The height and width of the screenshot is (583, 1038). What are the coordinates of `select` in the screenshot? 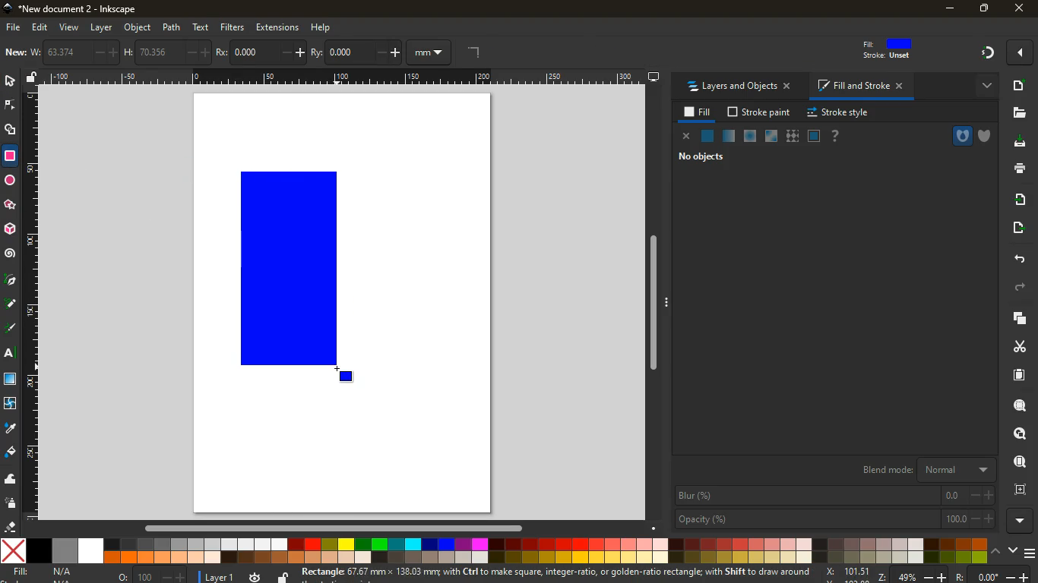 It's located at (8, 82).